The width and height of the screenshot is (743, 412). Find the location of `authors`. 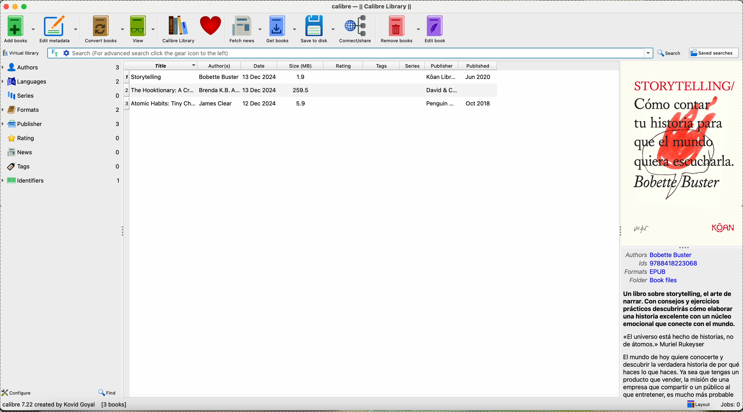

authors is located at coordinates (221, 65).